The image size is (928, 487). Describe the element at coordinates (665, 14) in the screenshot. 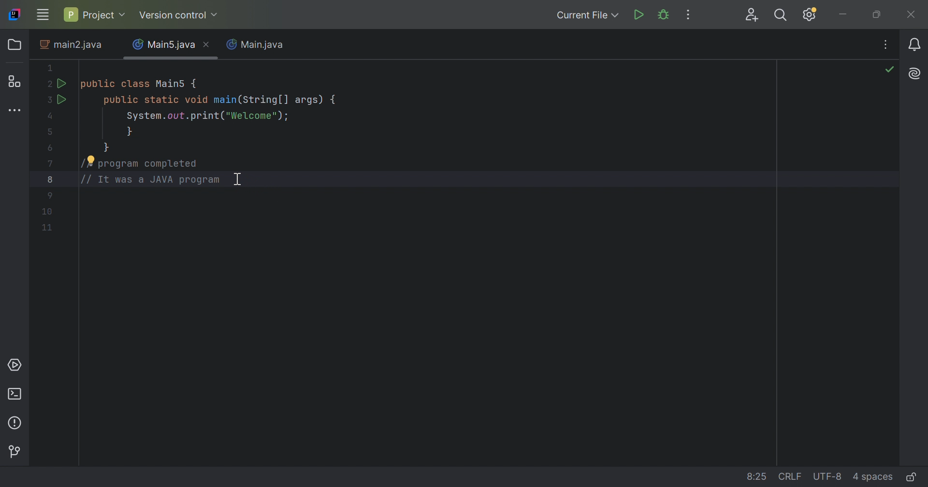

I see `Debug` at that location.